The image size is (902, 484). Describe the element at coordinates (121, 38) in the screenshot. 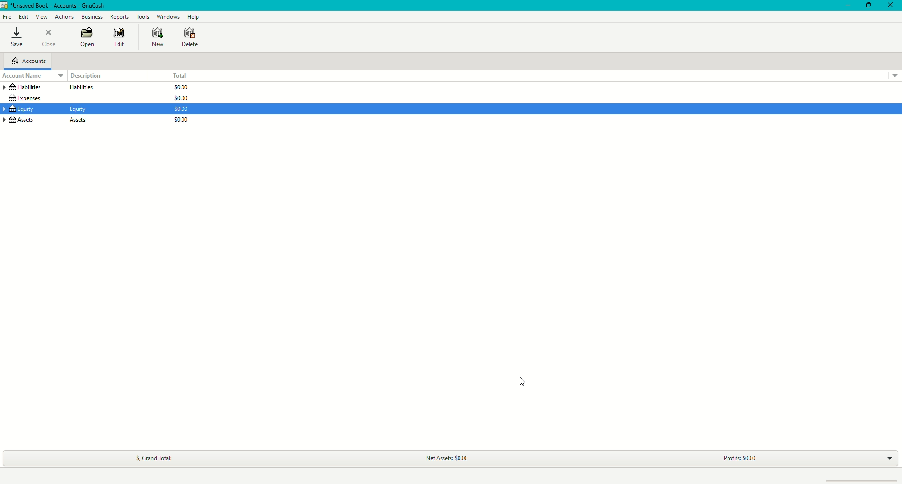

I see `Edit` at that location.